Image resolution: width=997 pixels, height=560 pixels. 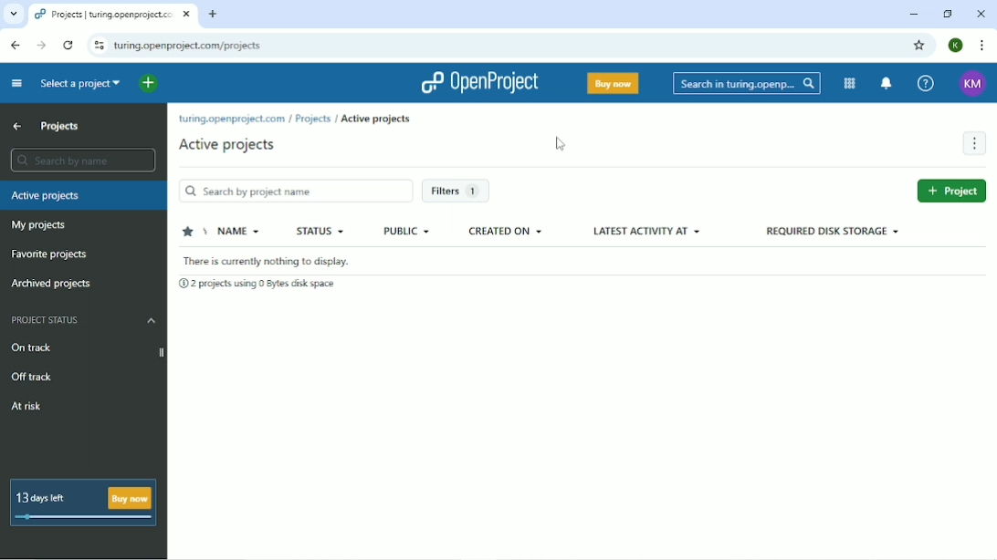 What do you see at coordinates (833, 232) in the screenshot?
I see `Required disk storage` at bounding box center [833, 232].